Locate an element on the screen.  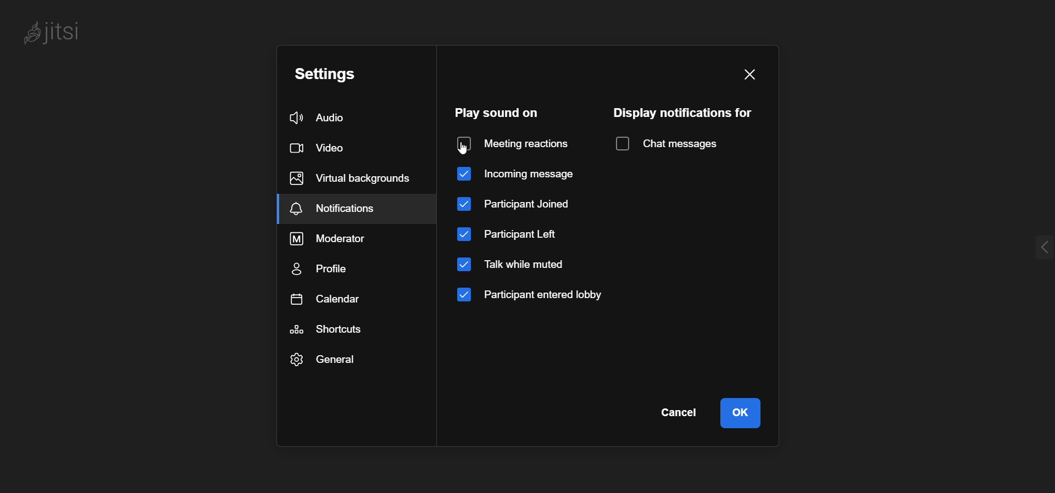
expand is located at coordinates (1039, 249).